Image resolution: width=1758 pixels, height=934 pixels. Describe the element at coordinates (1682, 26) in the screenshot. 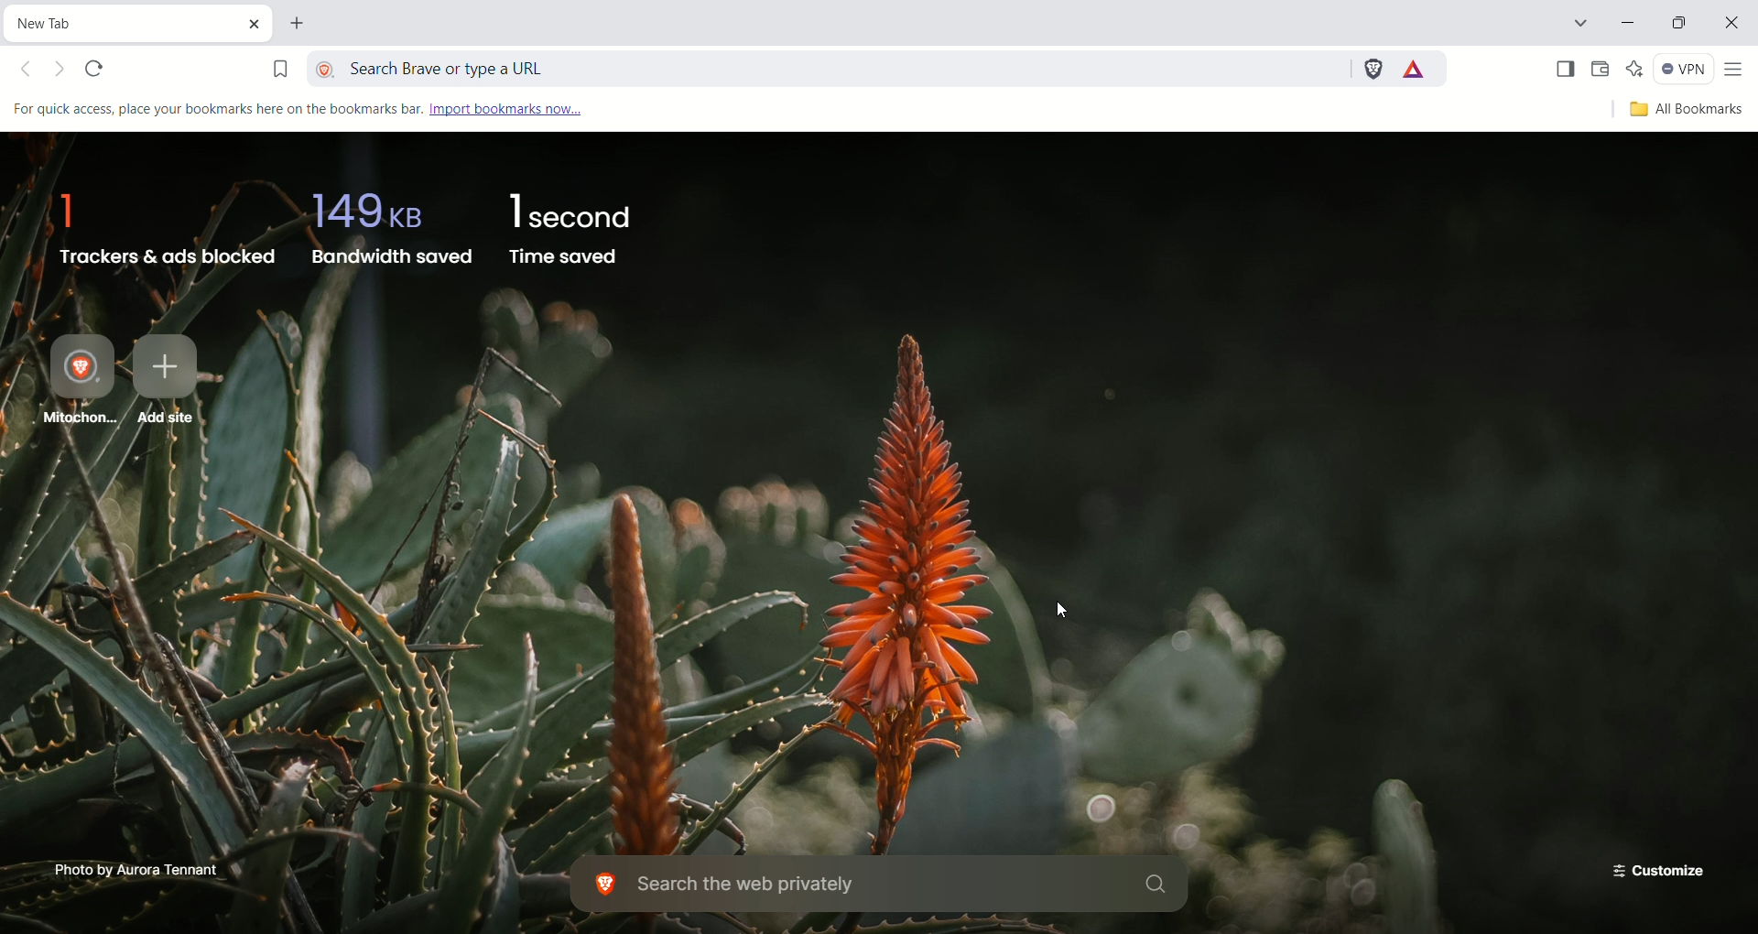

I see `restore down` at that location.